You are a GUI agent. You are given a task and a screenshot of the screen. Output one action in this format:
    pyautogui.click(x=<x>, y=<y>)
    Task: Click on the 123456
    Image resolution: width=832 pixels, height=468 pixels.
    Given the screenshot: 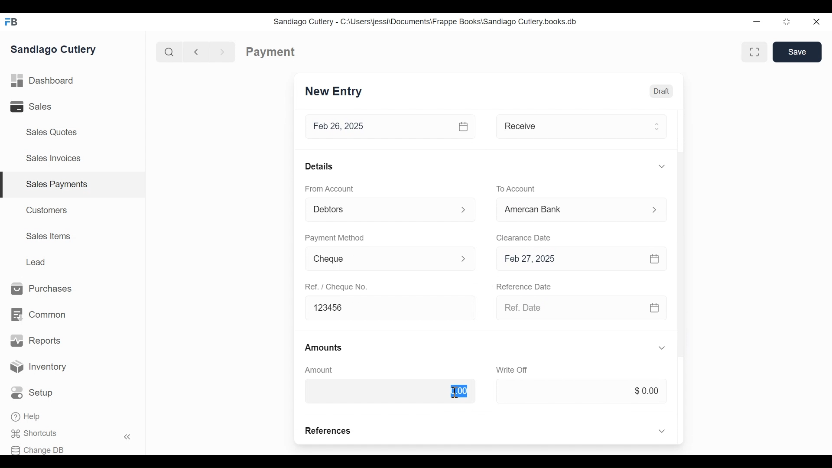 What is the action you would take?
    pyautogui.click(x=391, y=307)
    